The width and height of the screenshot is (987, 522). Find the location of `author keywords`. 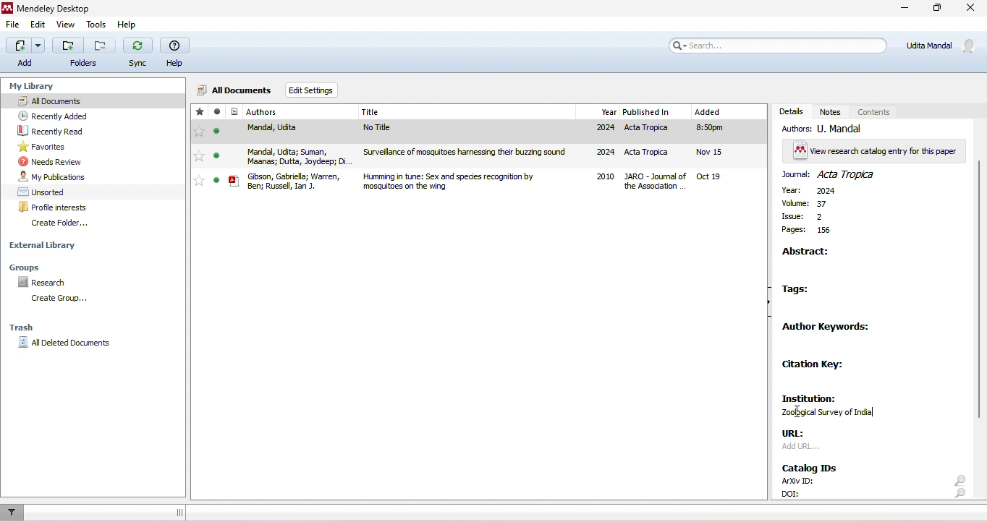

author keywords is located at coordinates (828, 328).